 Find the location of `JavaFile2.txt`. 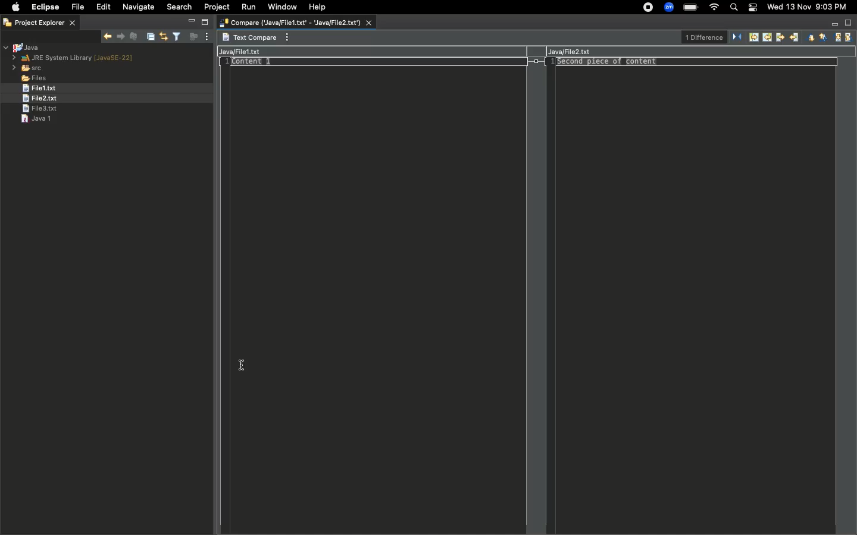

JavaFile2.txt is located at coordinates (574, 51).